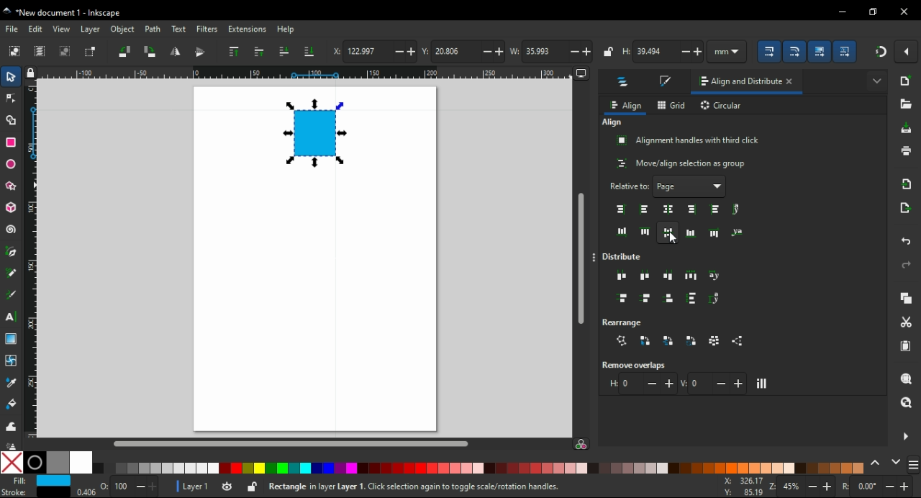 Image resolution: width=921 pixels, height=498 pixels. I want to click on distribute horizontally with even spacing between right edges, so click(670, 275).